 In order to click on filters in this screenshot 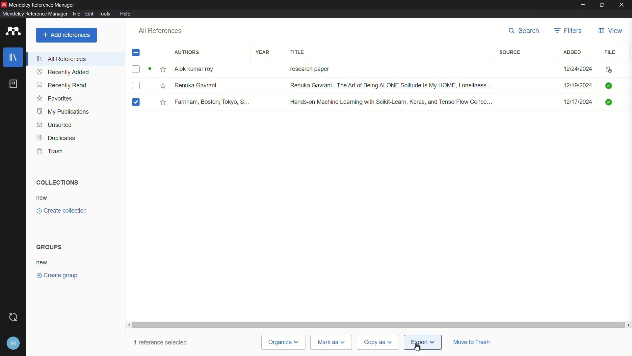, I will do `click(567, 31)`.